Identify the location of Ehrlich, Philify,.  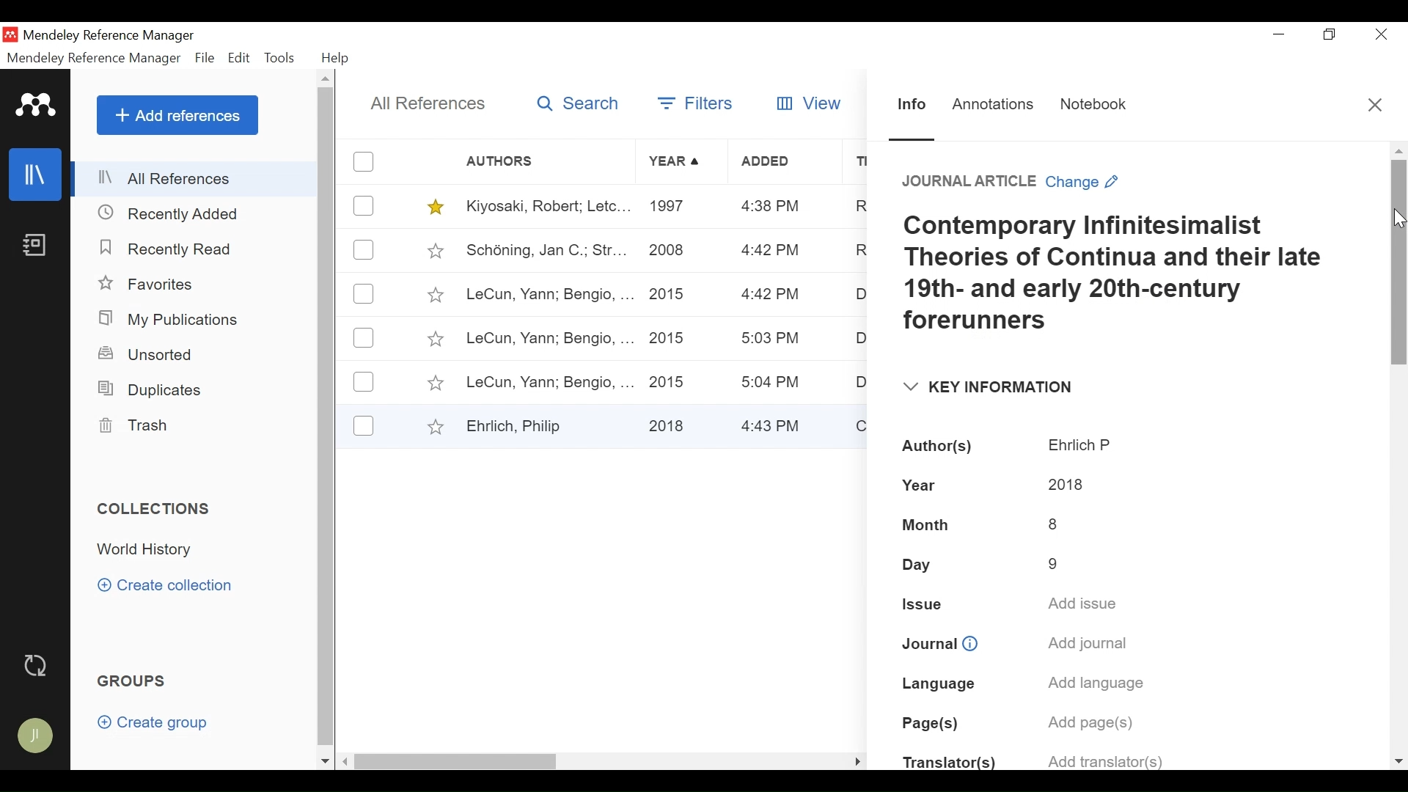
(547, 425).